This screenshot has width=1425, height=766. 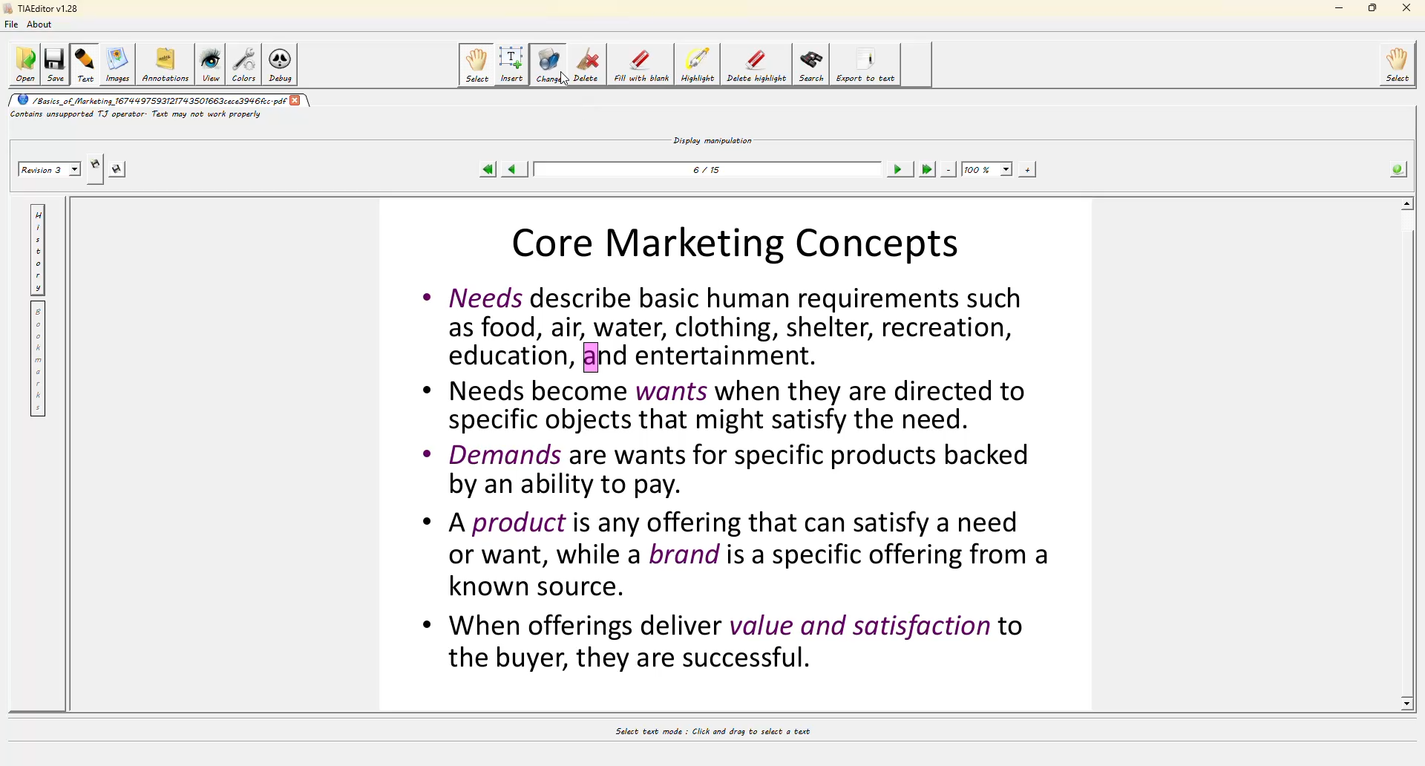 What do you see at coordinates (928, 168) in the screenshot?
I see `last page` at bounding box center [928, 168].